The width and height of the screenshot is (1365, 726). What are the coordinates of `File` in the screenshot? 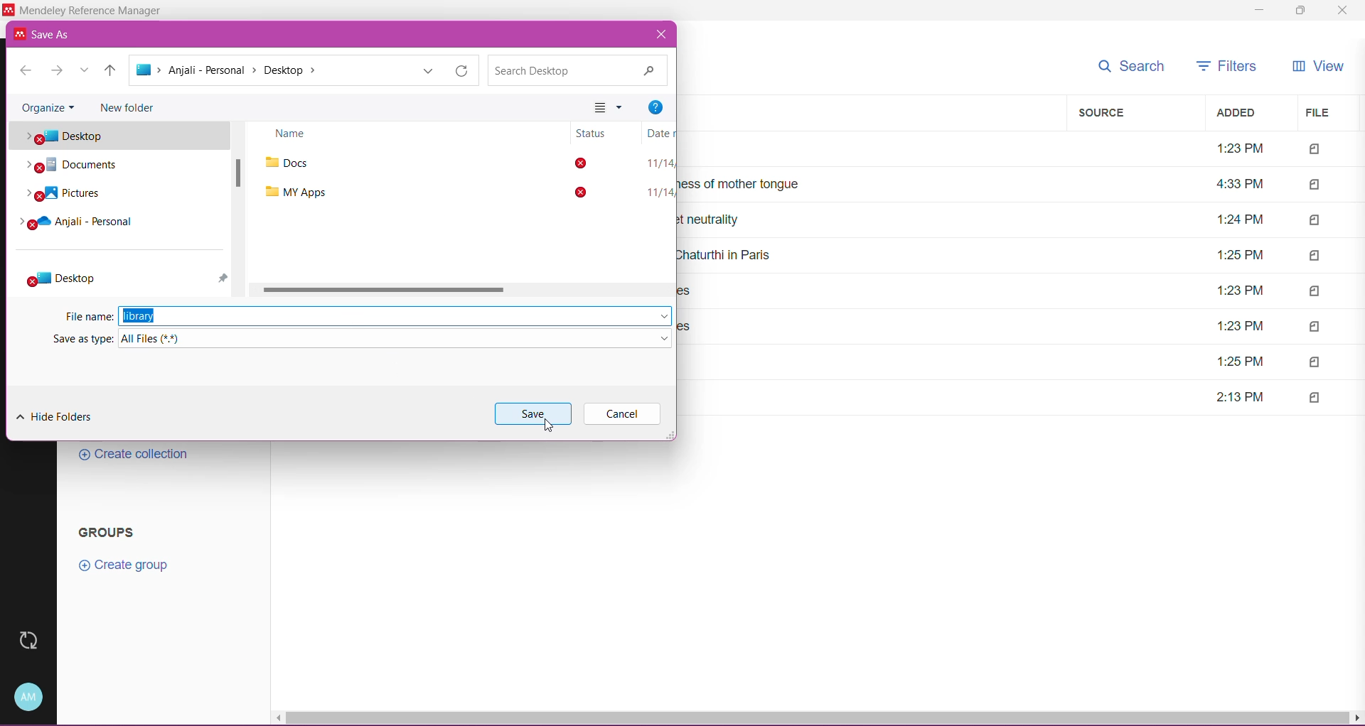 It's located at (1324, 114).